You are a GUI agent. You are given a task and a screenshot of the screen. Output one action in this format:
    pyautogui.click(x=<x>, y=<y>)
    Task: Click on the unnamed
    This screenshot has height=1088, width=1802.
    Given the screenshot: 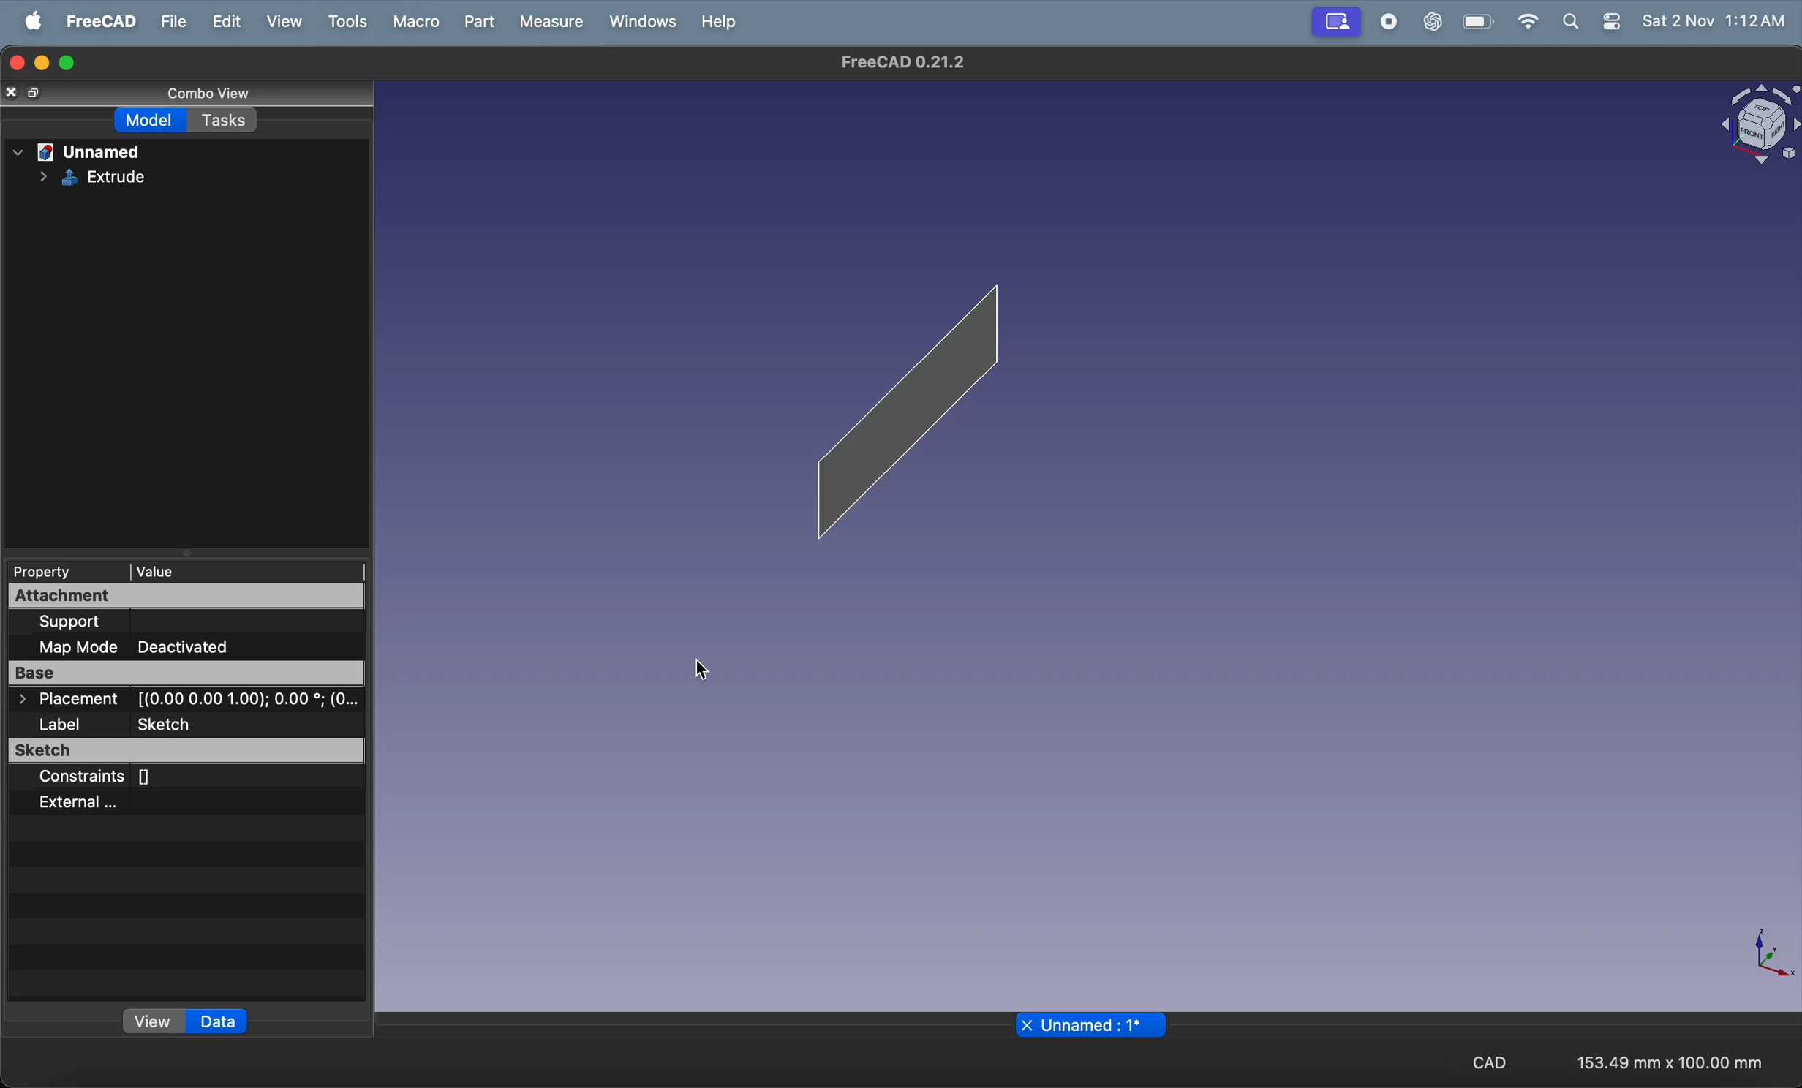 What is the action you would take?
    pyautogui.click(x=79, y=151)
    